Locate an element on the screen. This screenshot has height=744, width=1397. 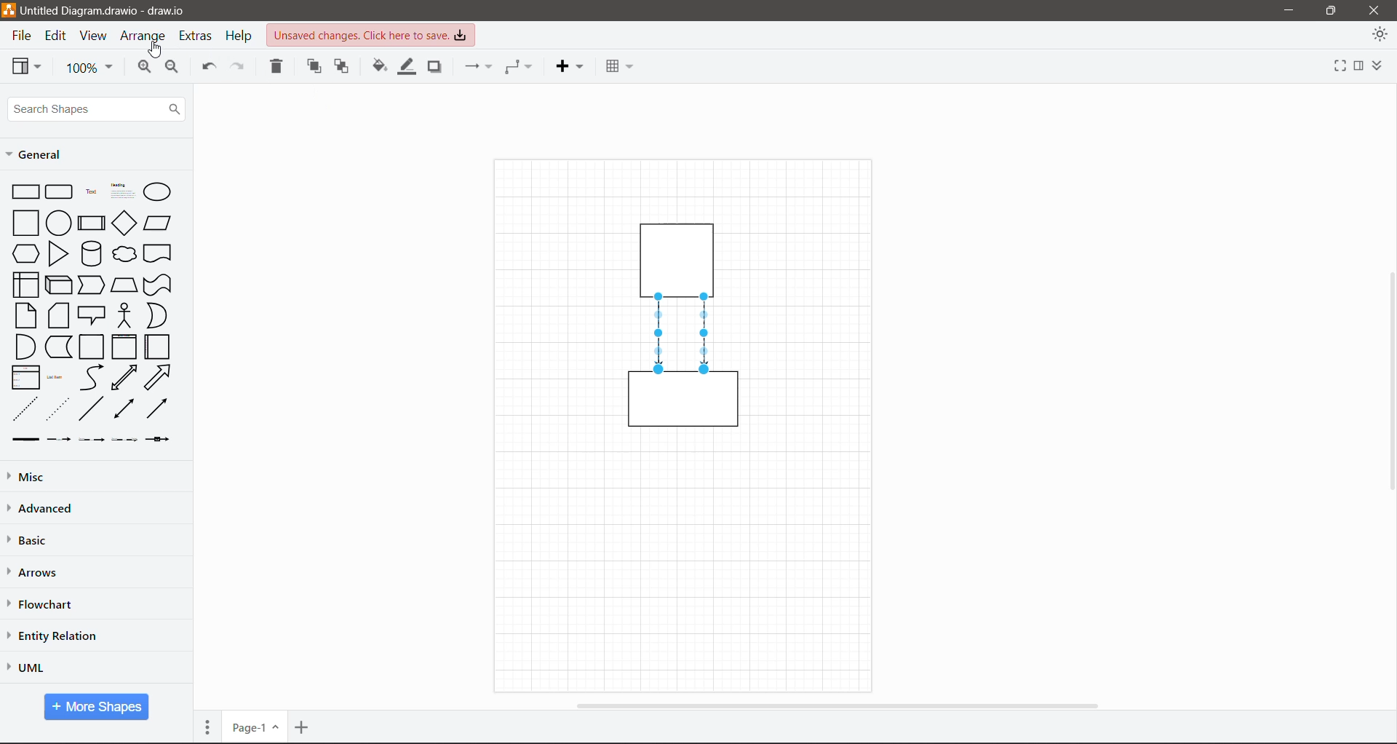
File is located at coordinates (20, 36).